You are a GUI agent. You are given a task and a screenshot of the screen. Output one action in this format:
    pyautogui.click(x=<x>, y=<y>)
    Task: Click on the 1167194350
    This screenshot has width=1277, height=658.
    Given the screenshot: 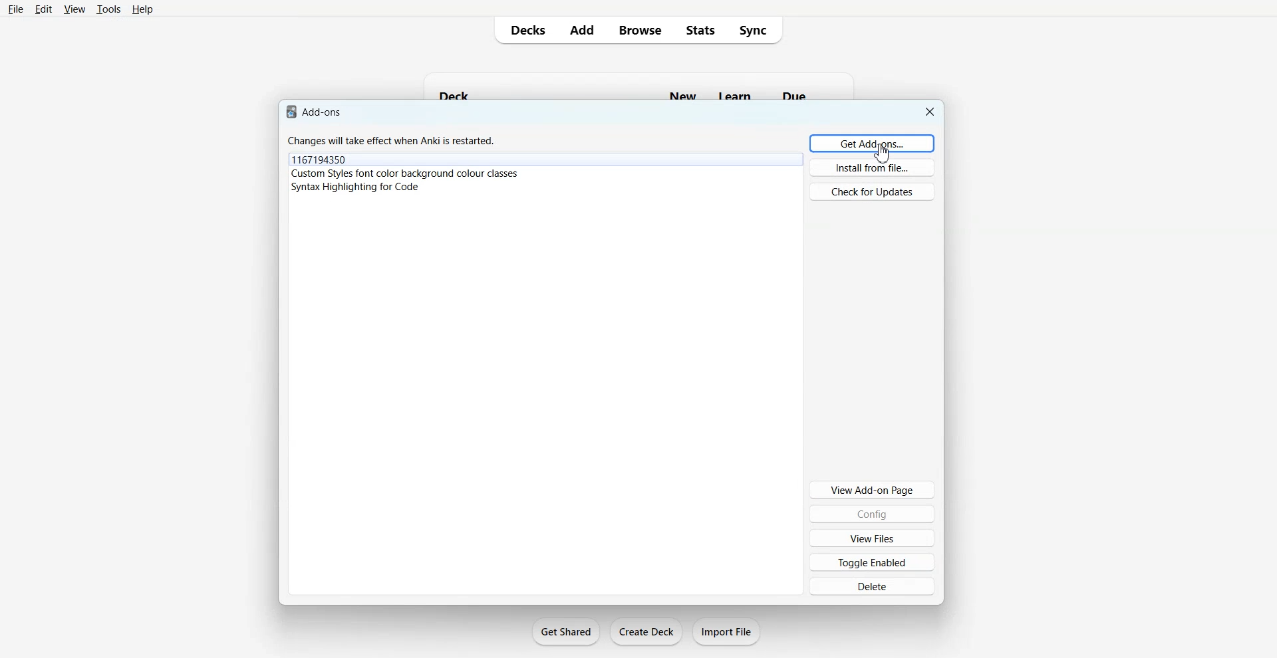 What is the action you would take?
    pyautogui.click(x=320, y=159)
    